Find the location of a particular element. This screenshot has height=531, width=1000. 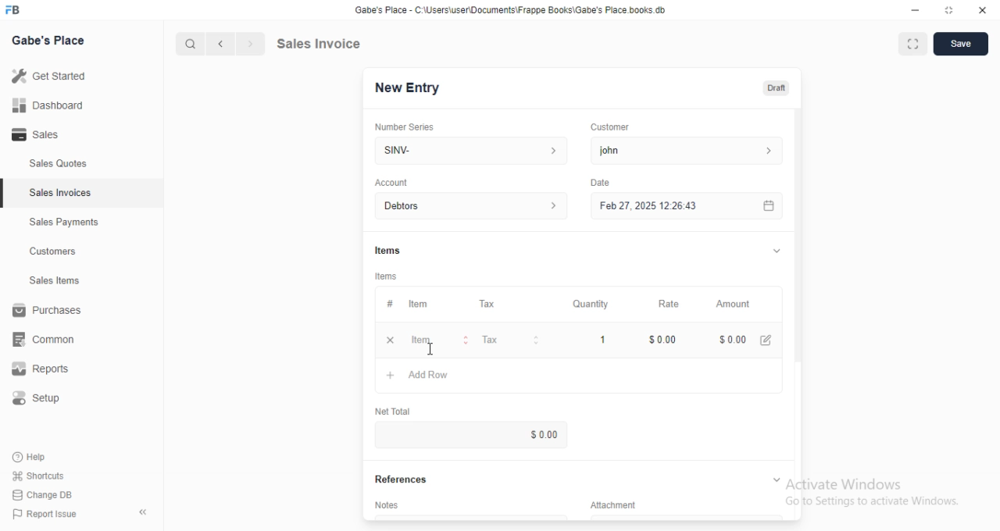

Cursor is located at coordinates (429, 344).